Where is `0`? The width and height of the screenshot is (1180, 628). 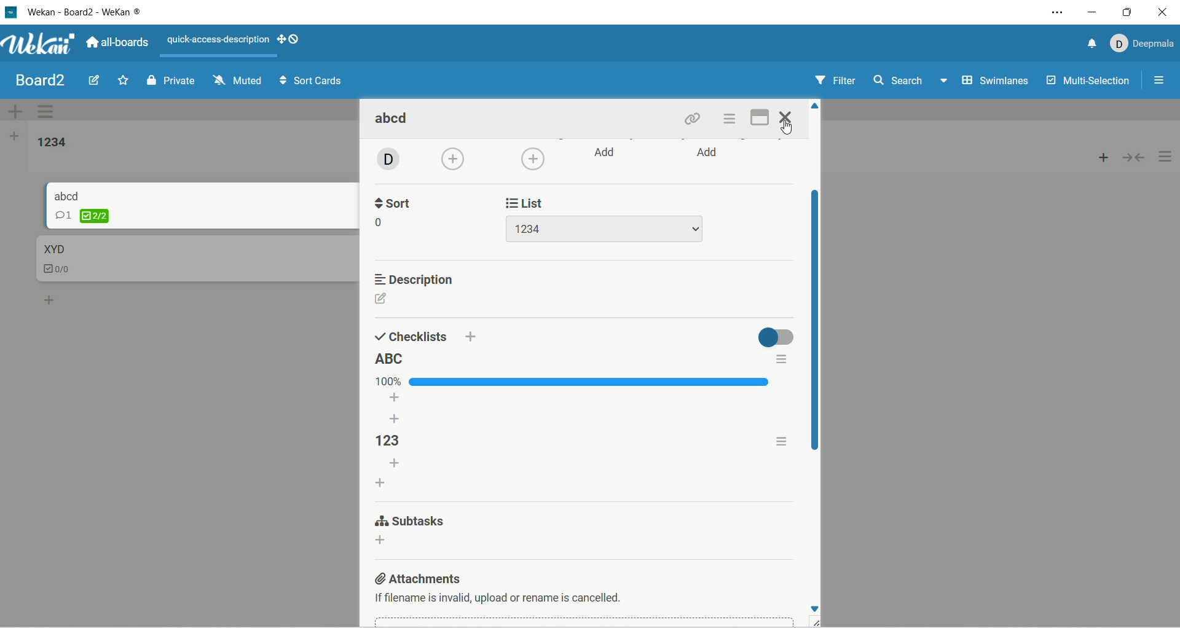
0 is located at coordinates (382, 223).